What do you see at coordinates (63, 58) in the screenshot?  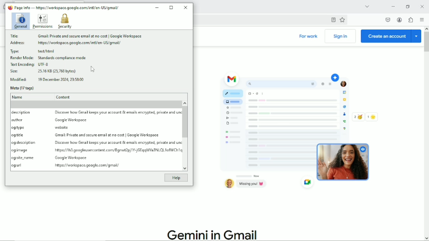 I see `Standards compliance mode` at bounding box center [63, 58].